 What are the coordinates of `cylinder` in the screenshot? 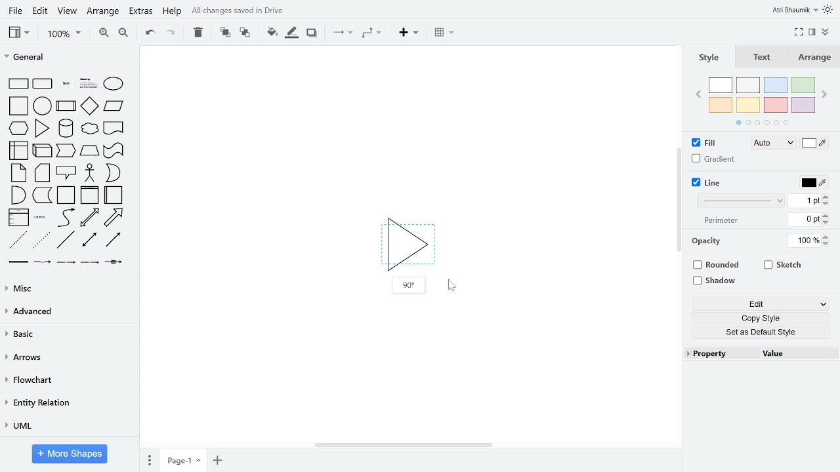 It's located at (66, 128).